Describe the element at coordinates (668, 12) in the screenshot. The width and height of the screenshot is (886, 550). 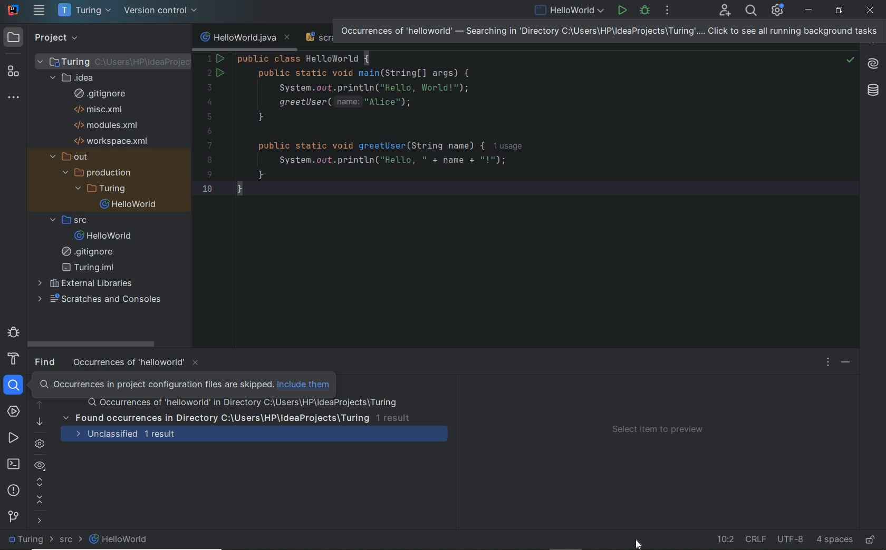
I see `more actions` at that location.